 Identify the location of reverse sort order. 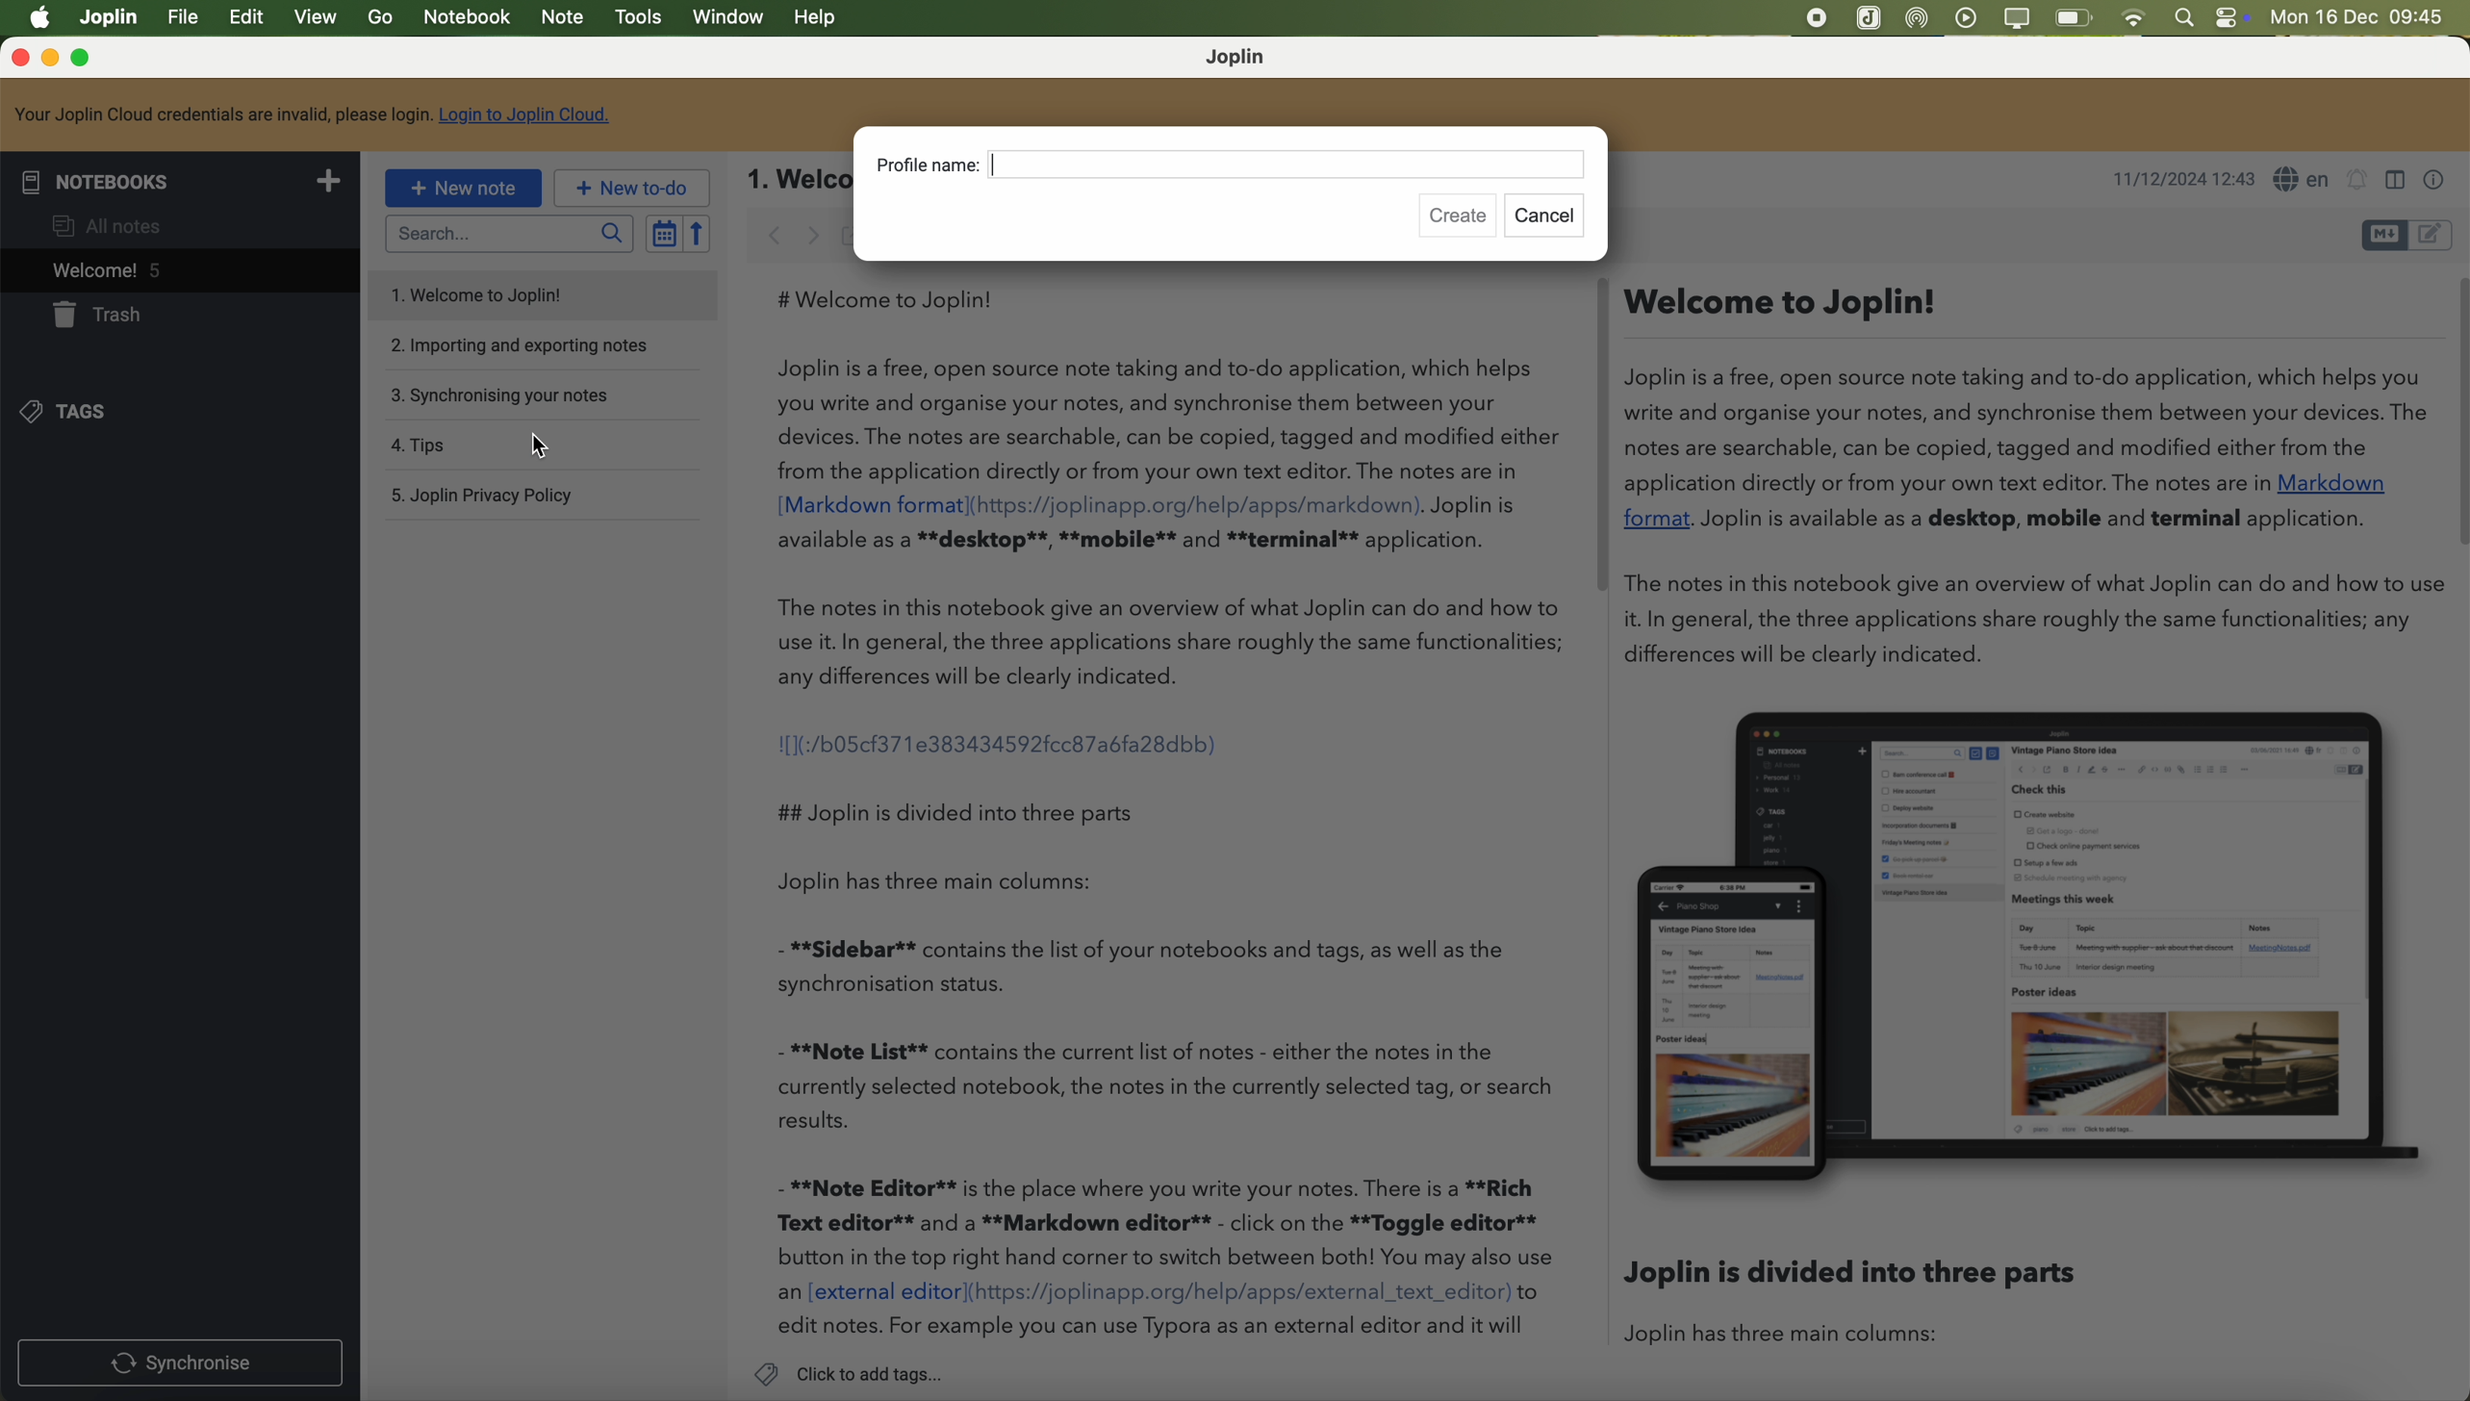
(696, 234).